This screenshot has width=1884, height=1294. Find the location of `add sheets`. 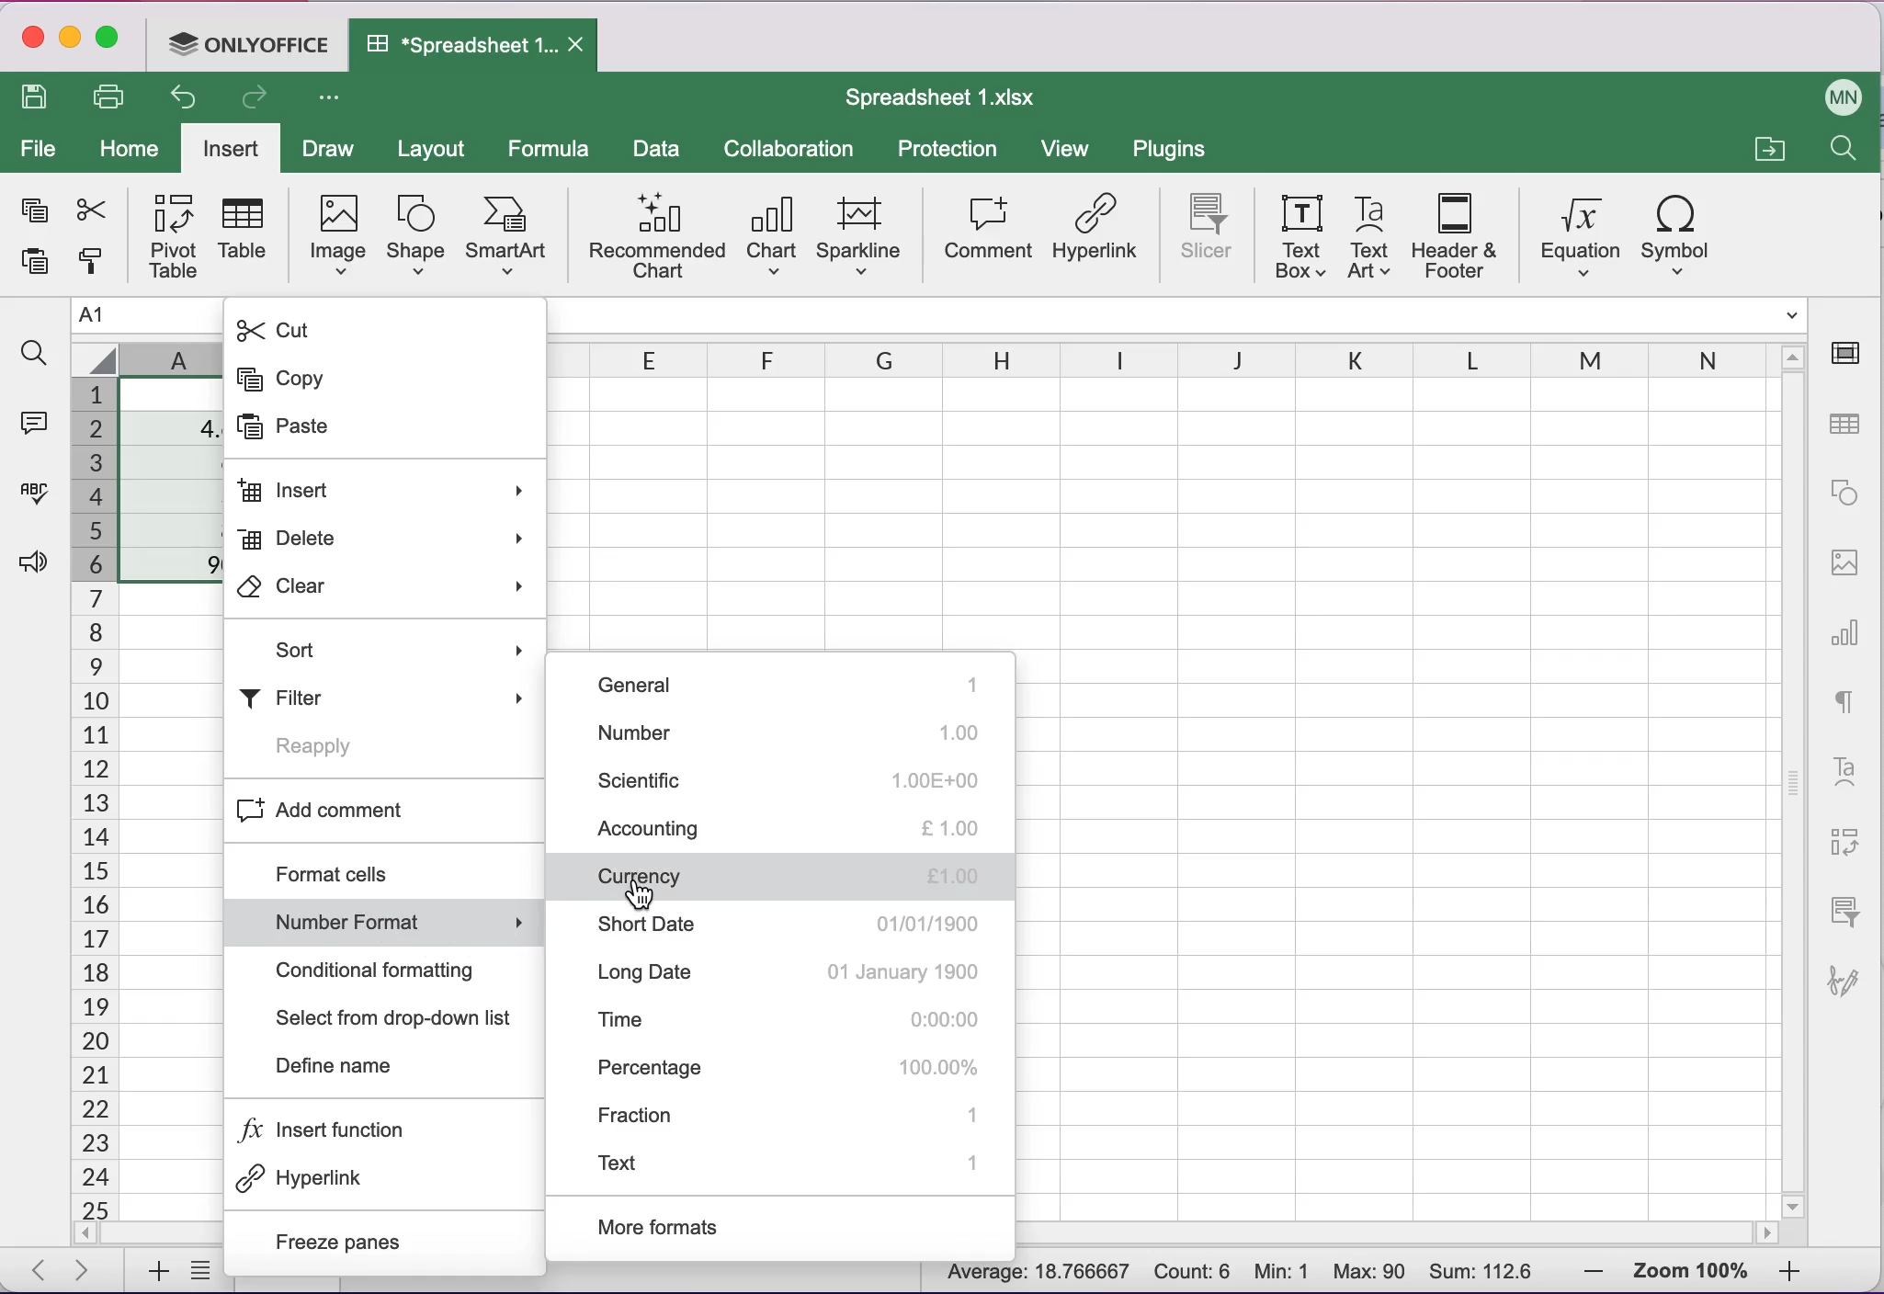

add sheets is located at coordinates (150, 1269).